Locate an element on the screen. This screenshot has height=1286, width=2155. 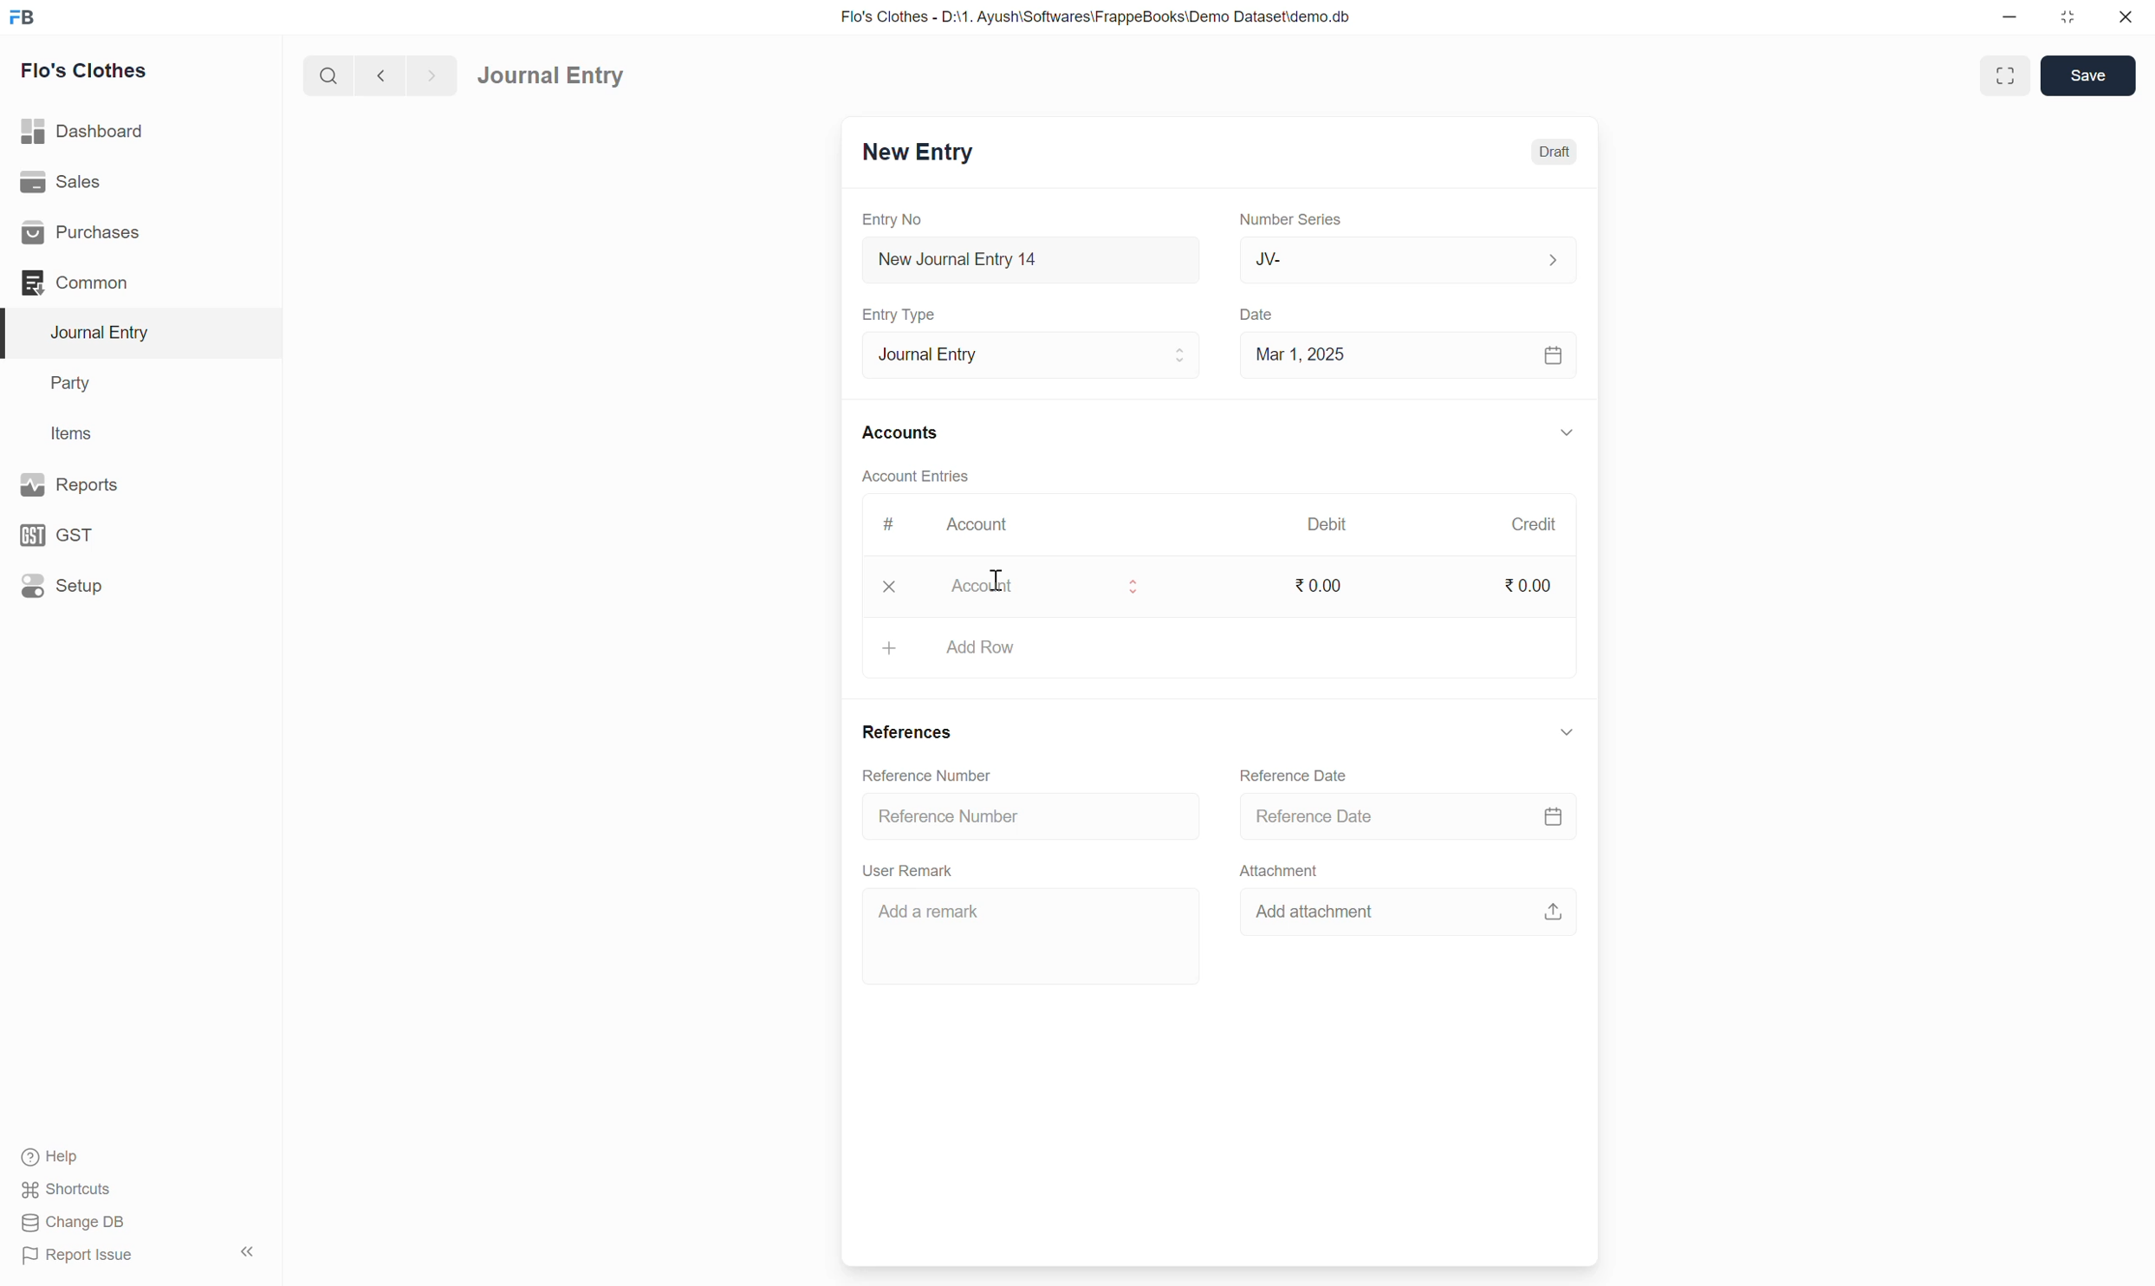
Date is located at coordinates (1261, 315).